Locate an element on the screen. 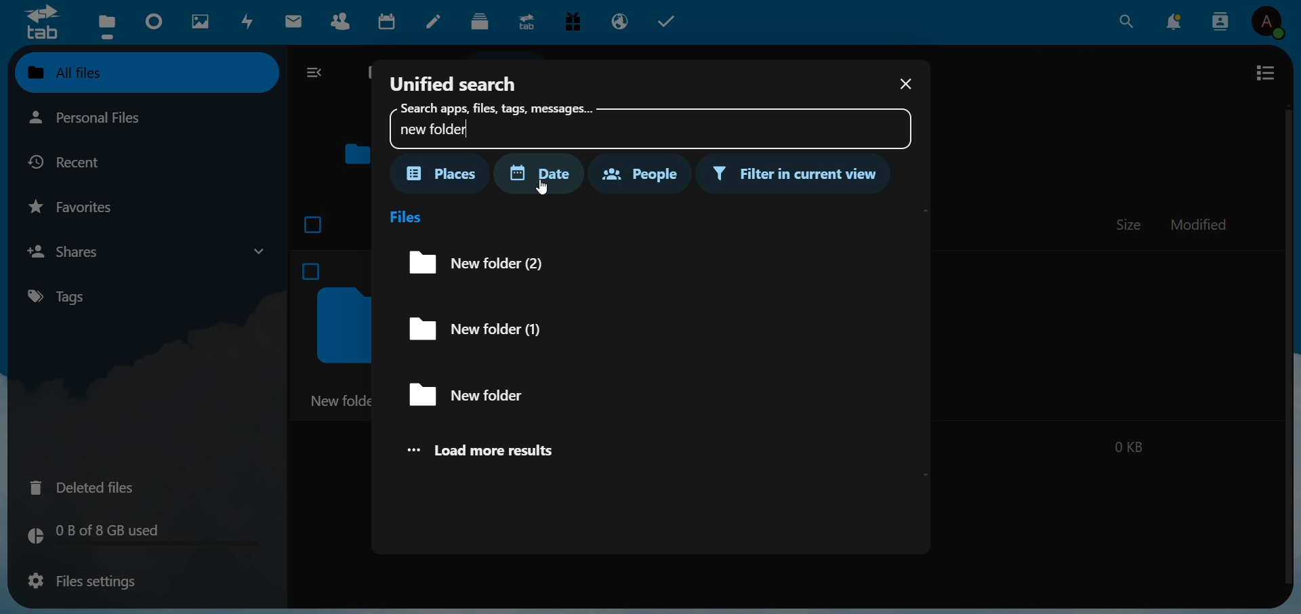  mail is located at coordinates (296, 22).